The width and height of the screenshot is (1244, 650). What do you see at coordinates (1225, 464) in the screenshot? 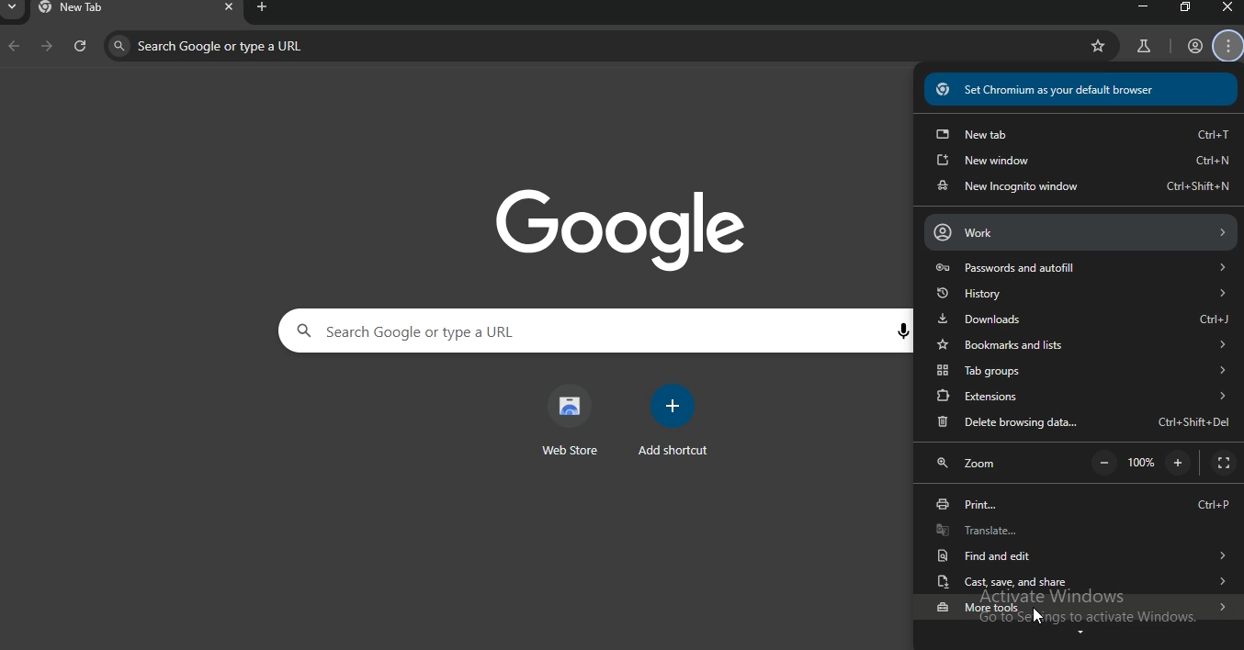
I see `display full-screen` at bounding box center [1225, 464].